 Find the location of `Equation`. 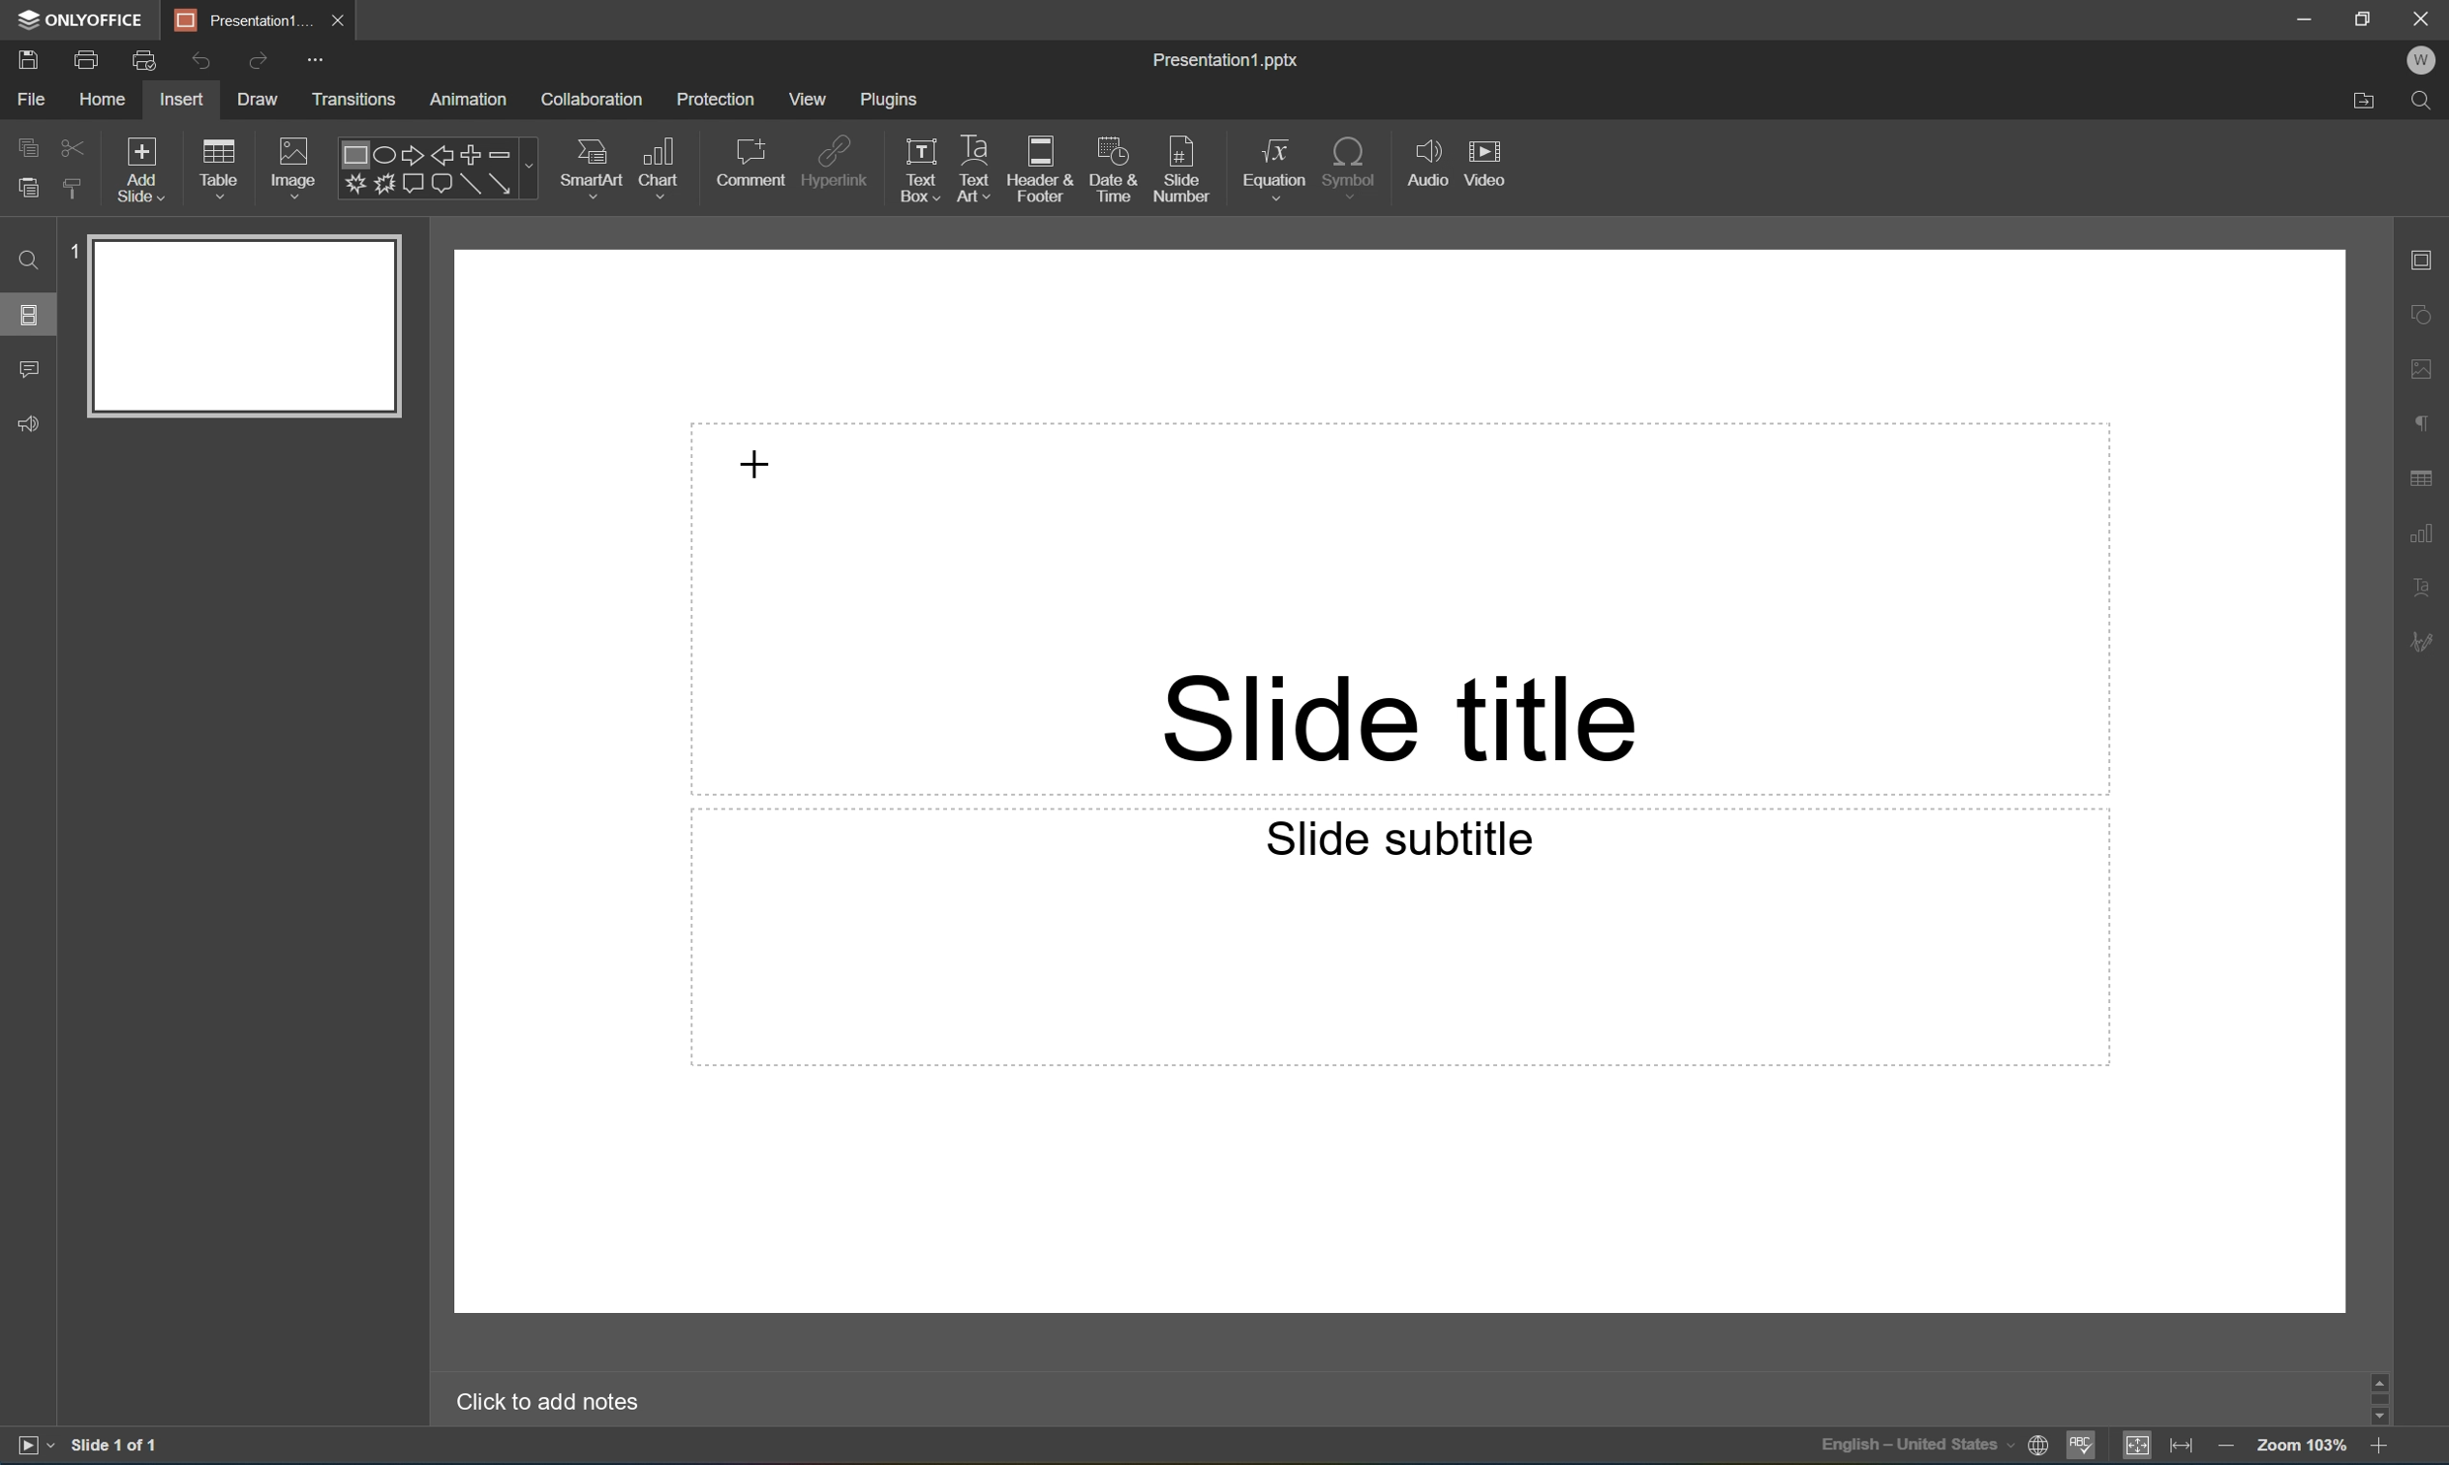

Equation is located at coordinates (1275, 162).